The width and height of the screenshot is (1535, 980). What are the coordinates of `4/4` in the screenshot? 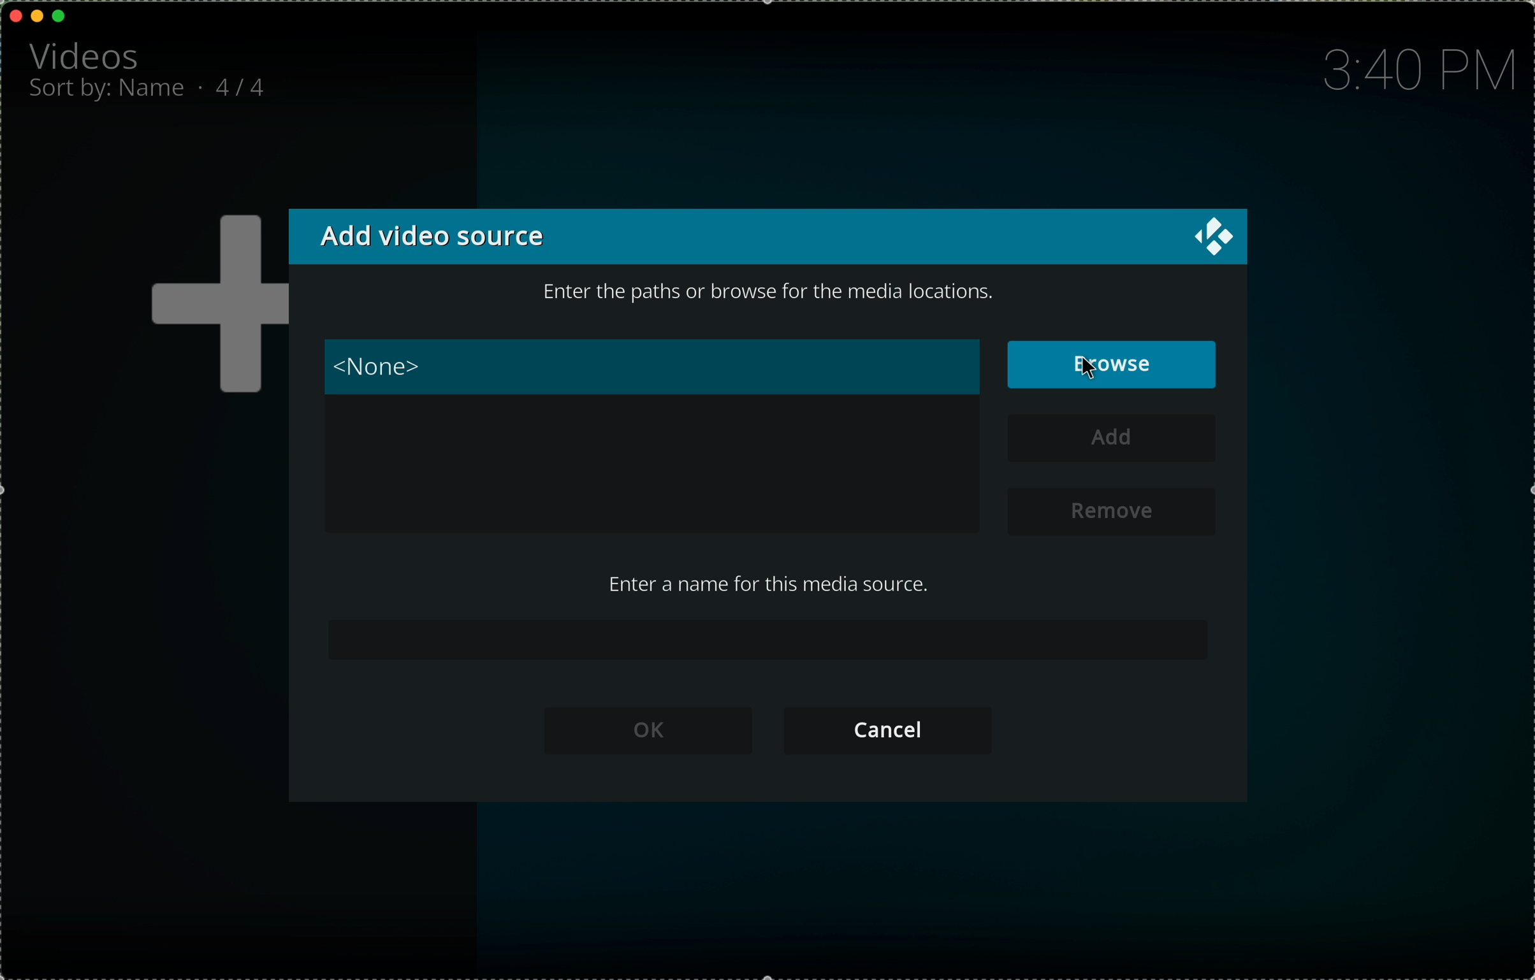 It's located at (247, 85).